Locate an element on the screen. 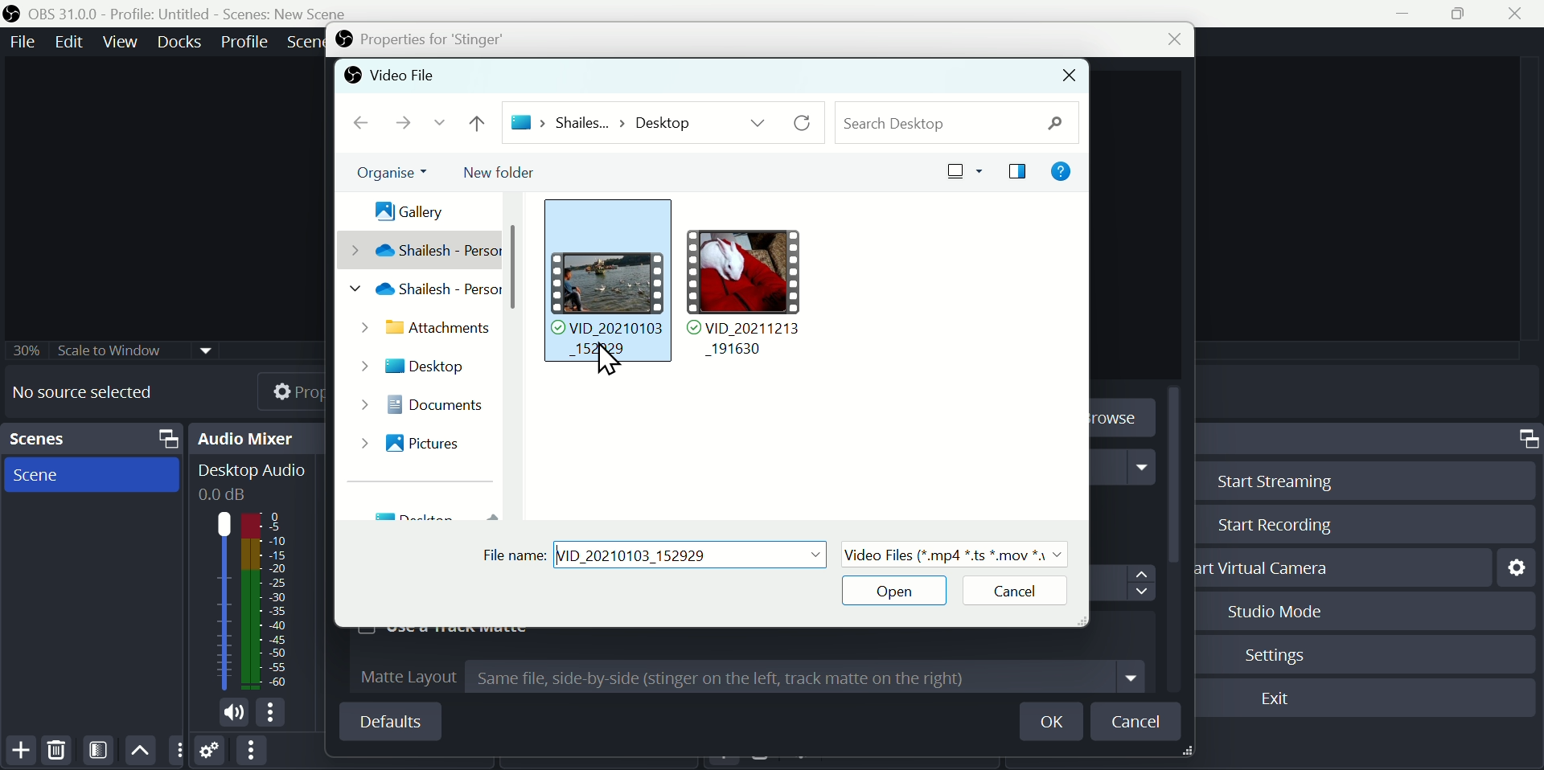 The height and width of the screenshot is (770, 1544). Settings is located at coordinates (211, 753).